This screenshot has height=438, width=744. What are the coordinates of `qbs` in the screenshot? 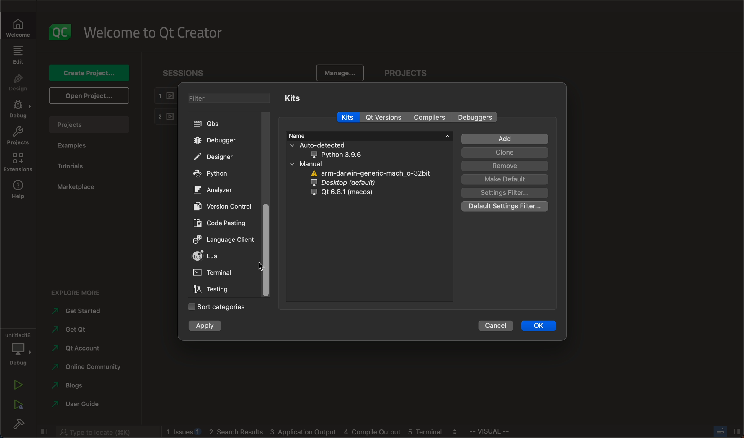 It's located at (211, 124).